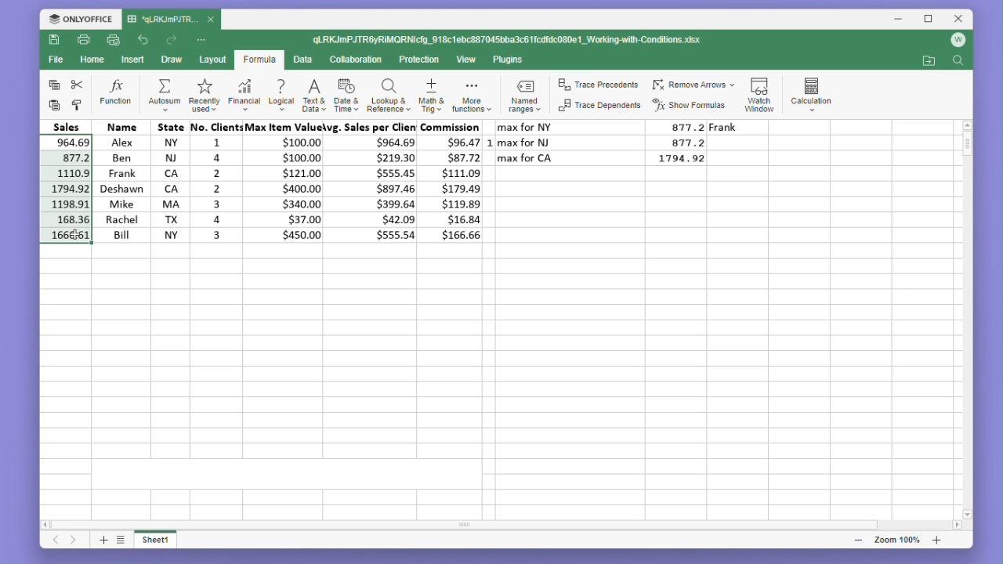  I want to click on View, so click(467, 60).